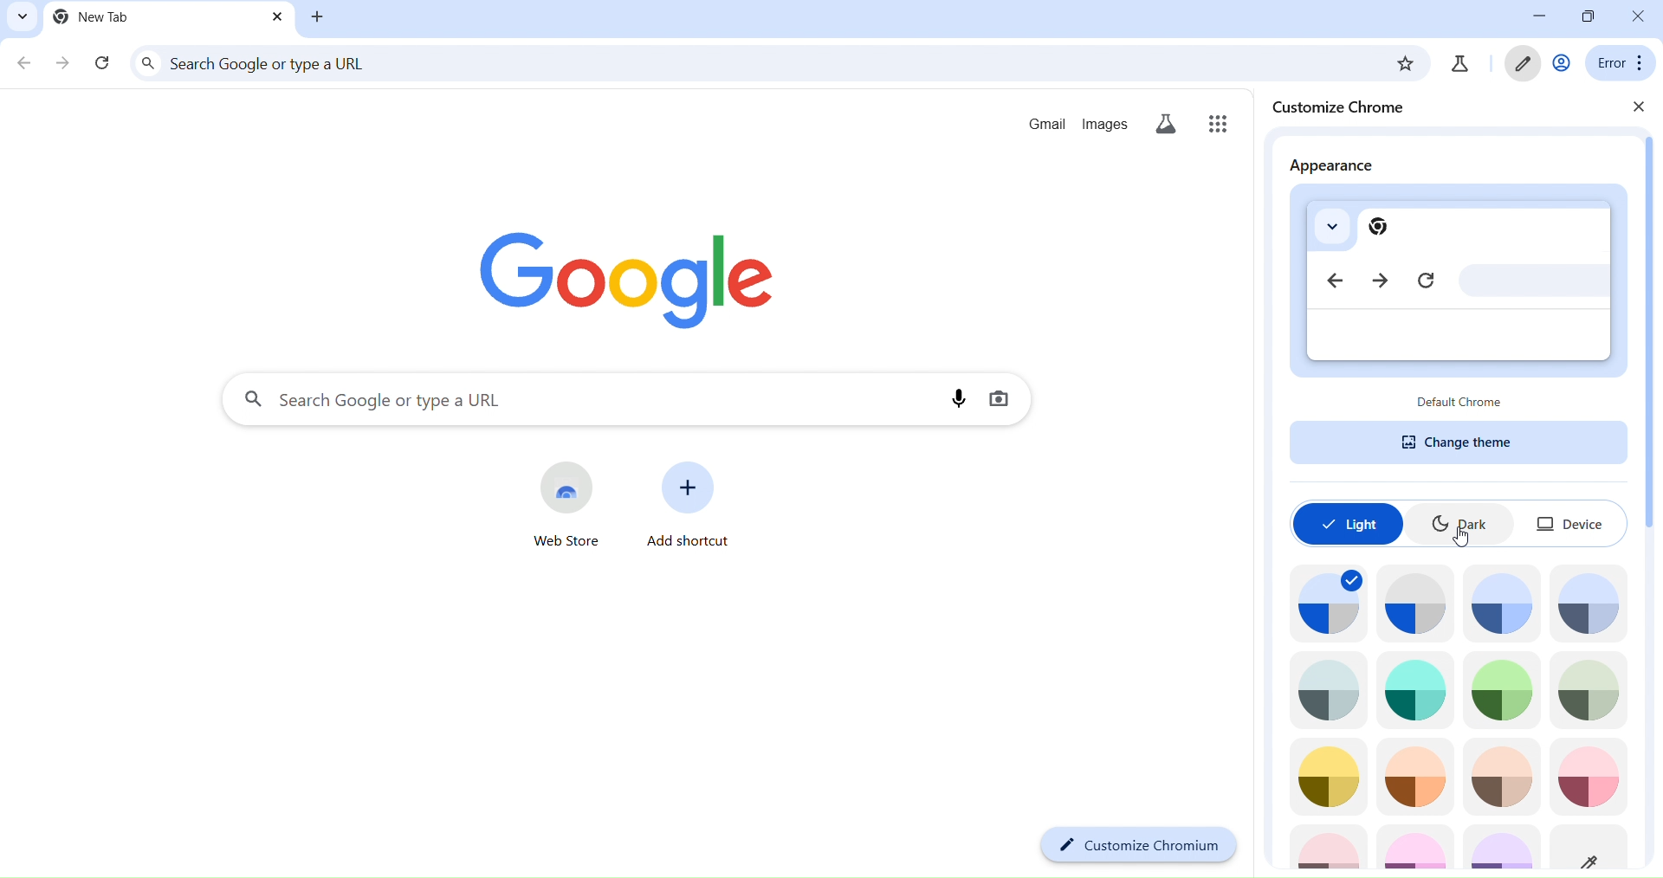 Image resolution: width=1663 pixels, height=878 pixels. What do you see at coordinates (1459, 63) in the screenshot?
I see `search labs` at bounding box center [1459, 63].